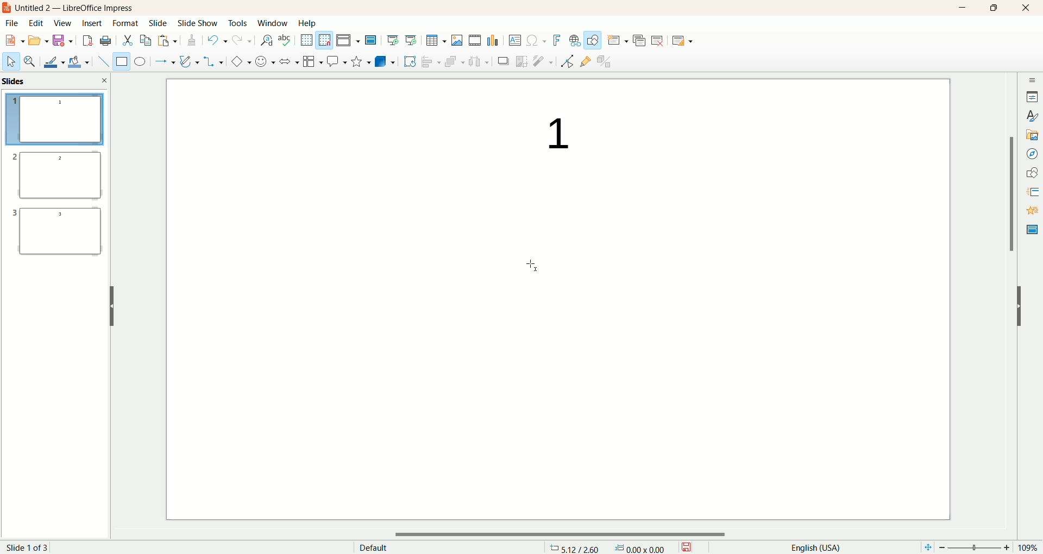  Describe the element at coordinates (430, 60) in the screenshot. I see `align` at that location.